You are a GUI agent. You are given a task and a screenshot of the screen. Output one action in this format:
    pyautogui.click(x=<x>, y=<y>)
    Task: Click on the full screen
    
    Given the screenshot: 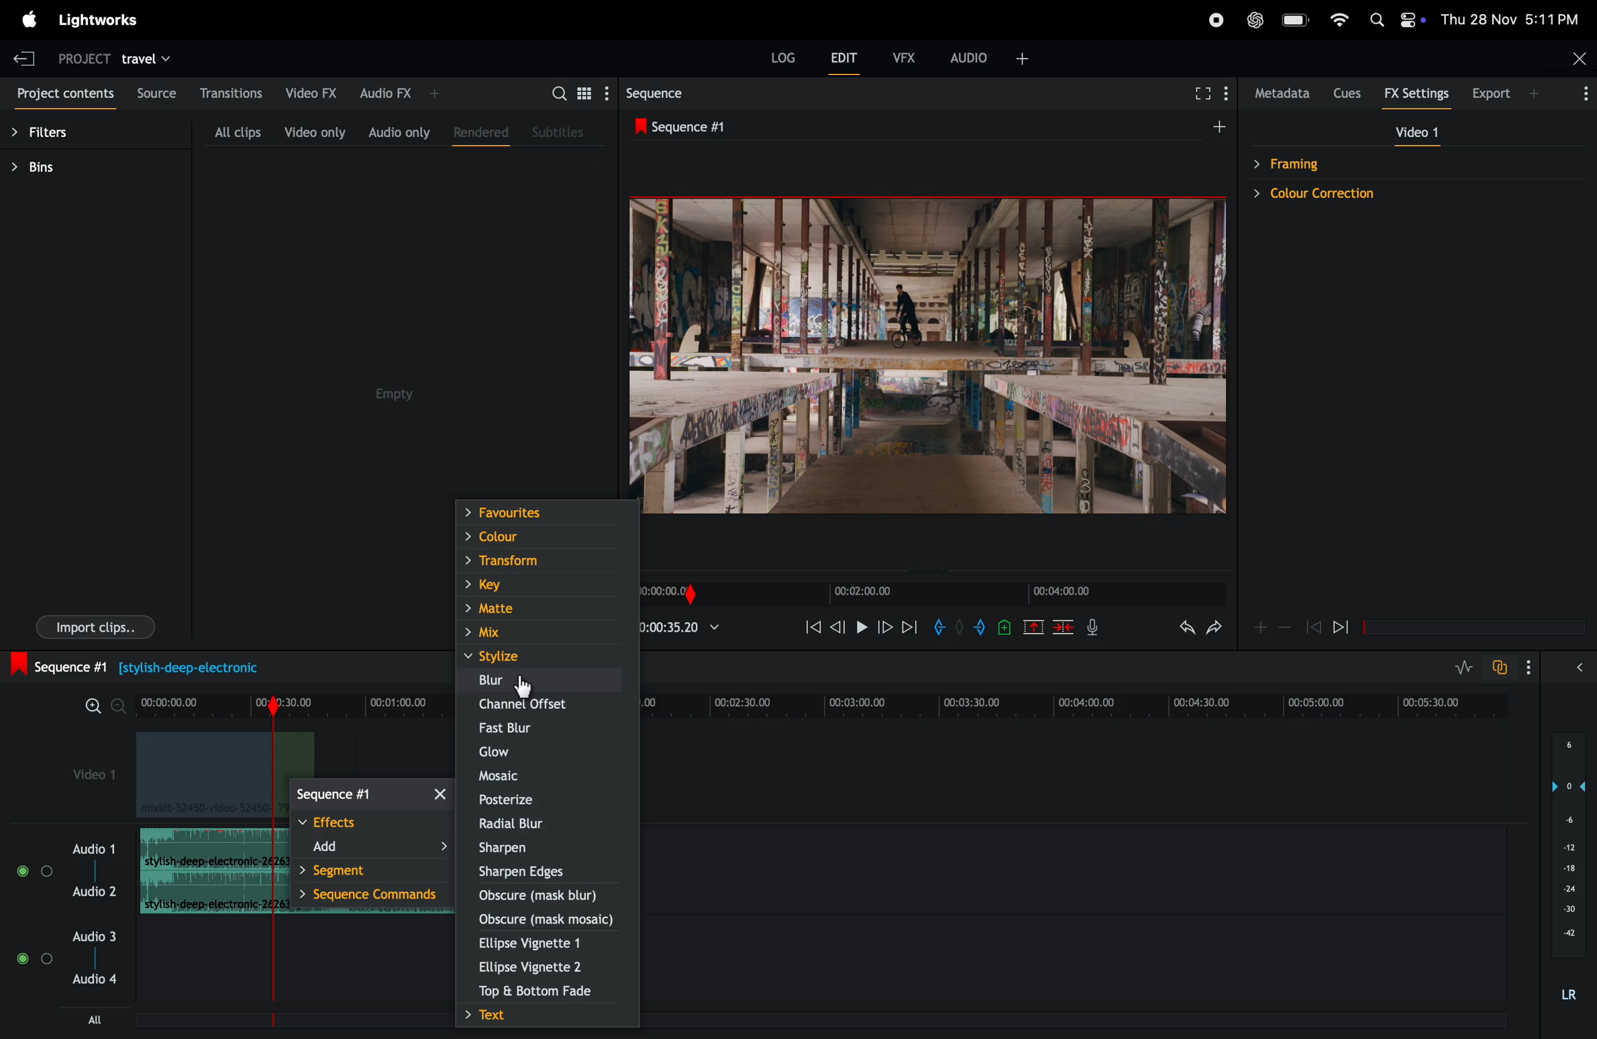 What is the action you would take?
    pyautogui.click(x=1201, y=91)
    